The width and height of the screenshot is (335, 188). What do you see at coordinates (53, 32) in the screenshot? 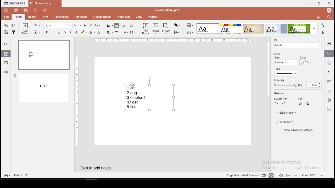
I see `italics` at bounding box center [53, 32].